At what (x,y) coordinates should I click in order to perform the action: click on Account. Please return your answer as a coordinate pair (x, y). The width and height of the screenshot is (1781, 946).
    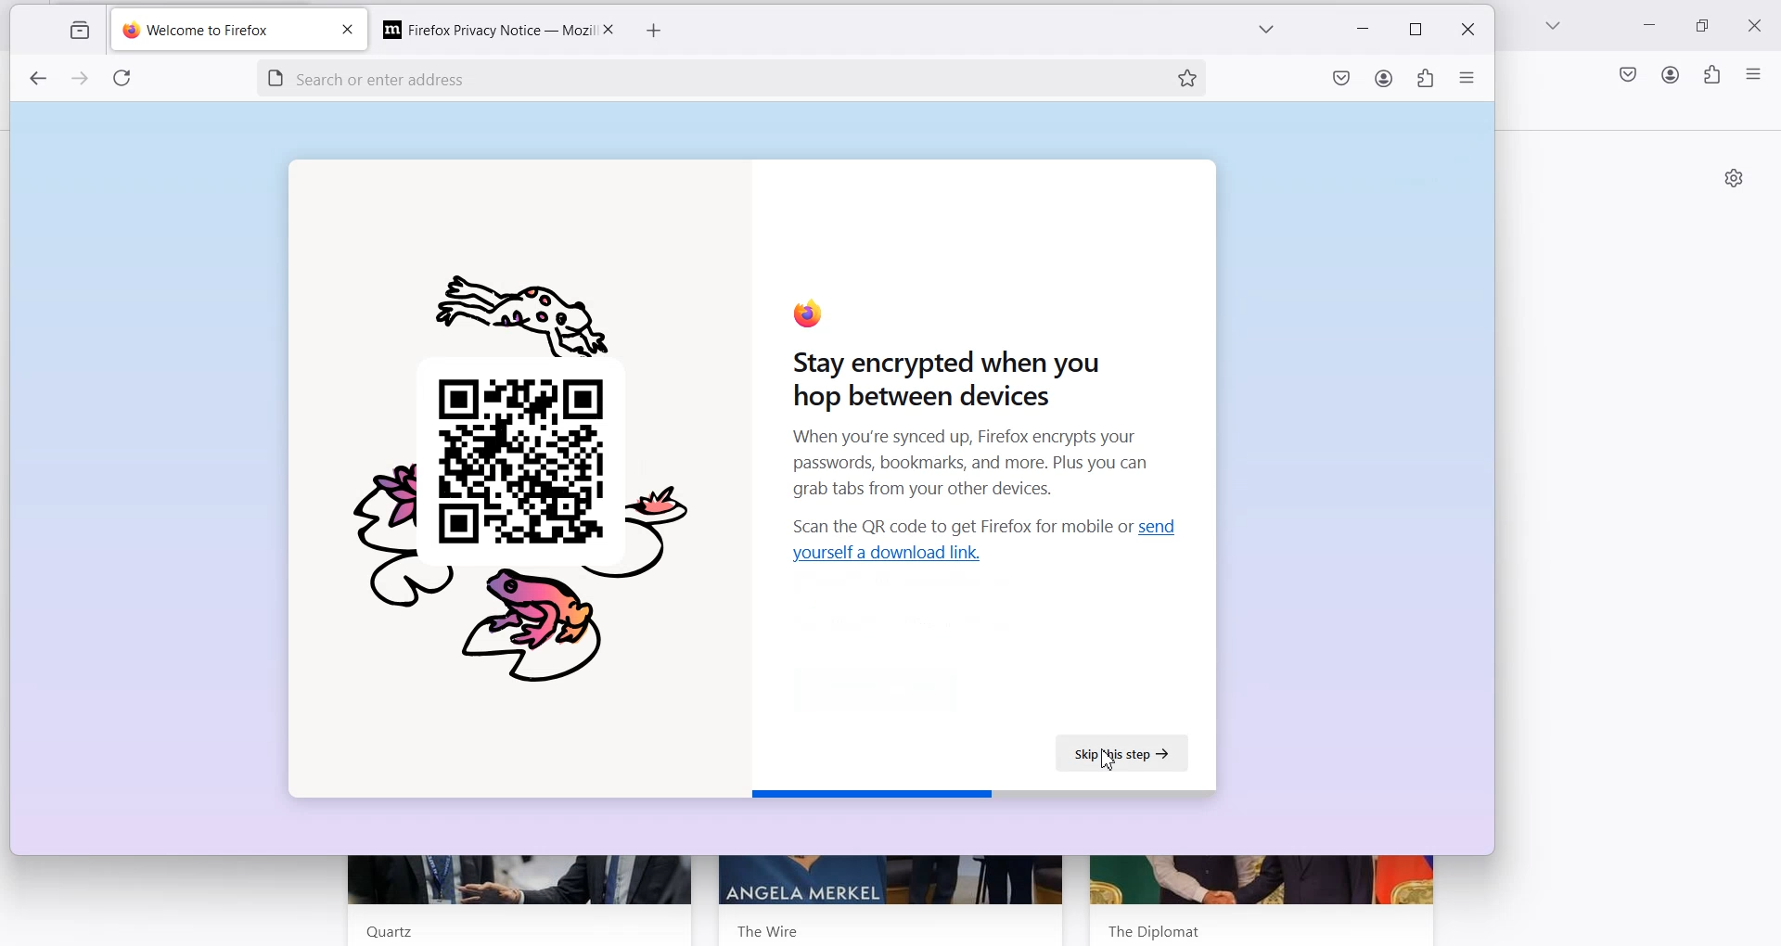
    Looking at the image, I should click on (1671, 74).